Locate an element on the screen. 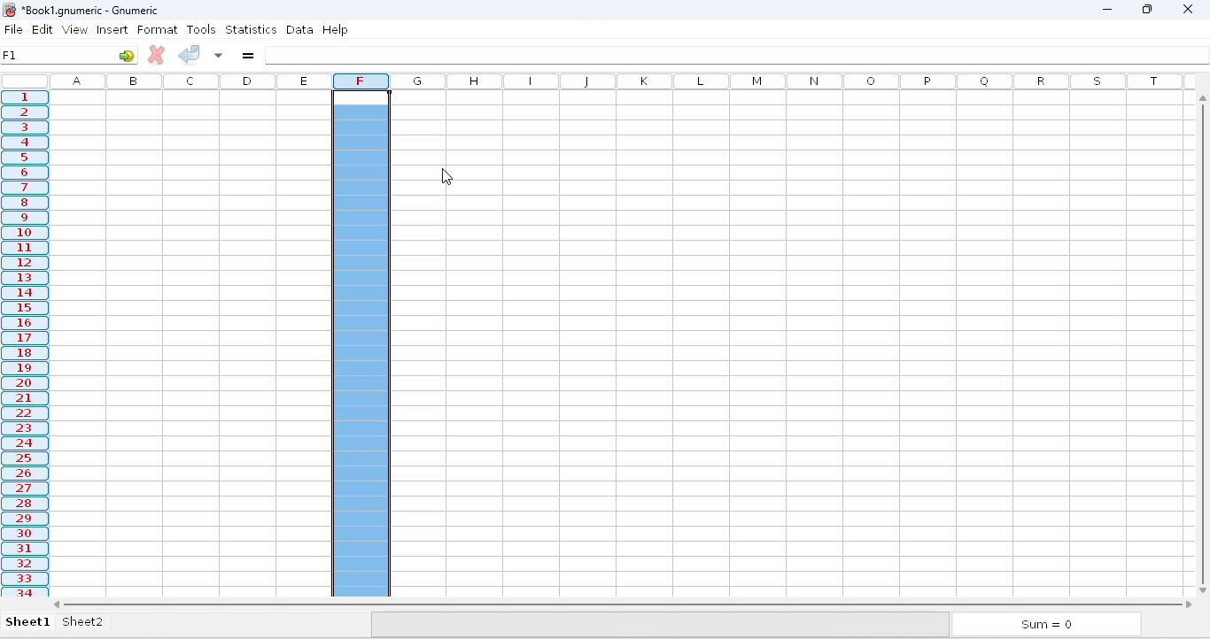 The width and height of the screenshot is (1210, 639). columns is located at coordinates (790, 82).